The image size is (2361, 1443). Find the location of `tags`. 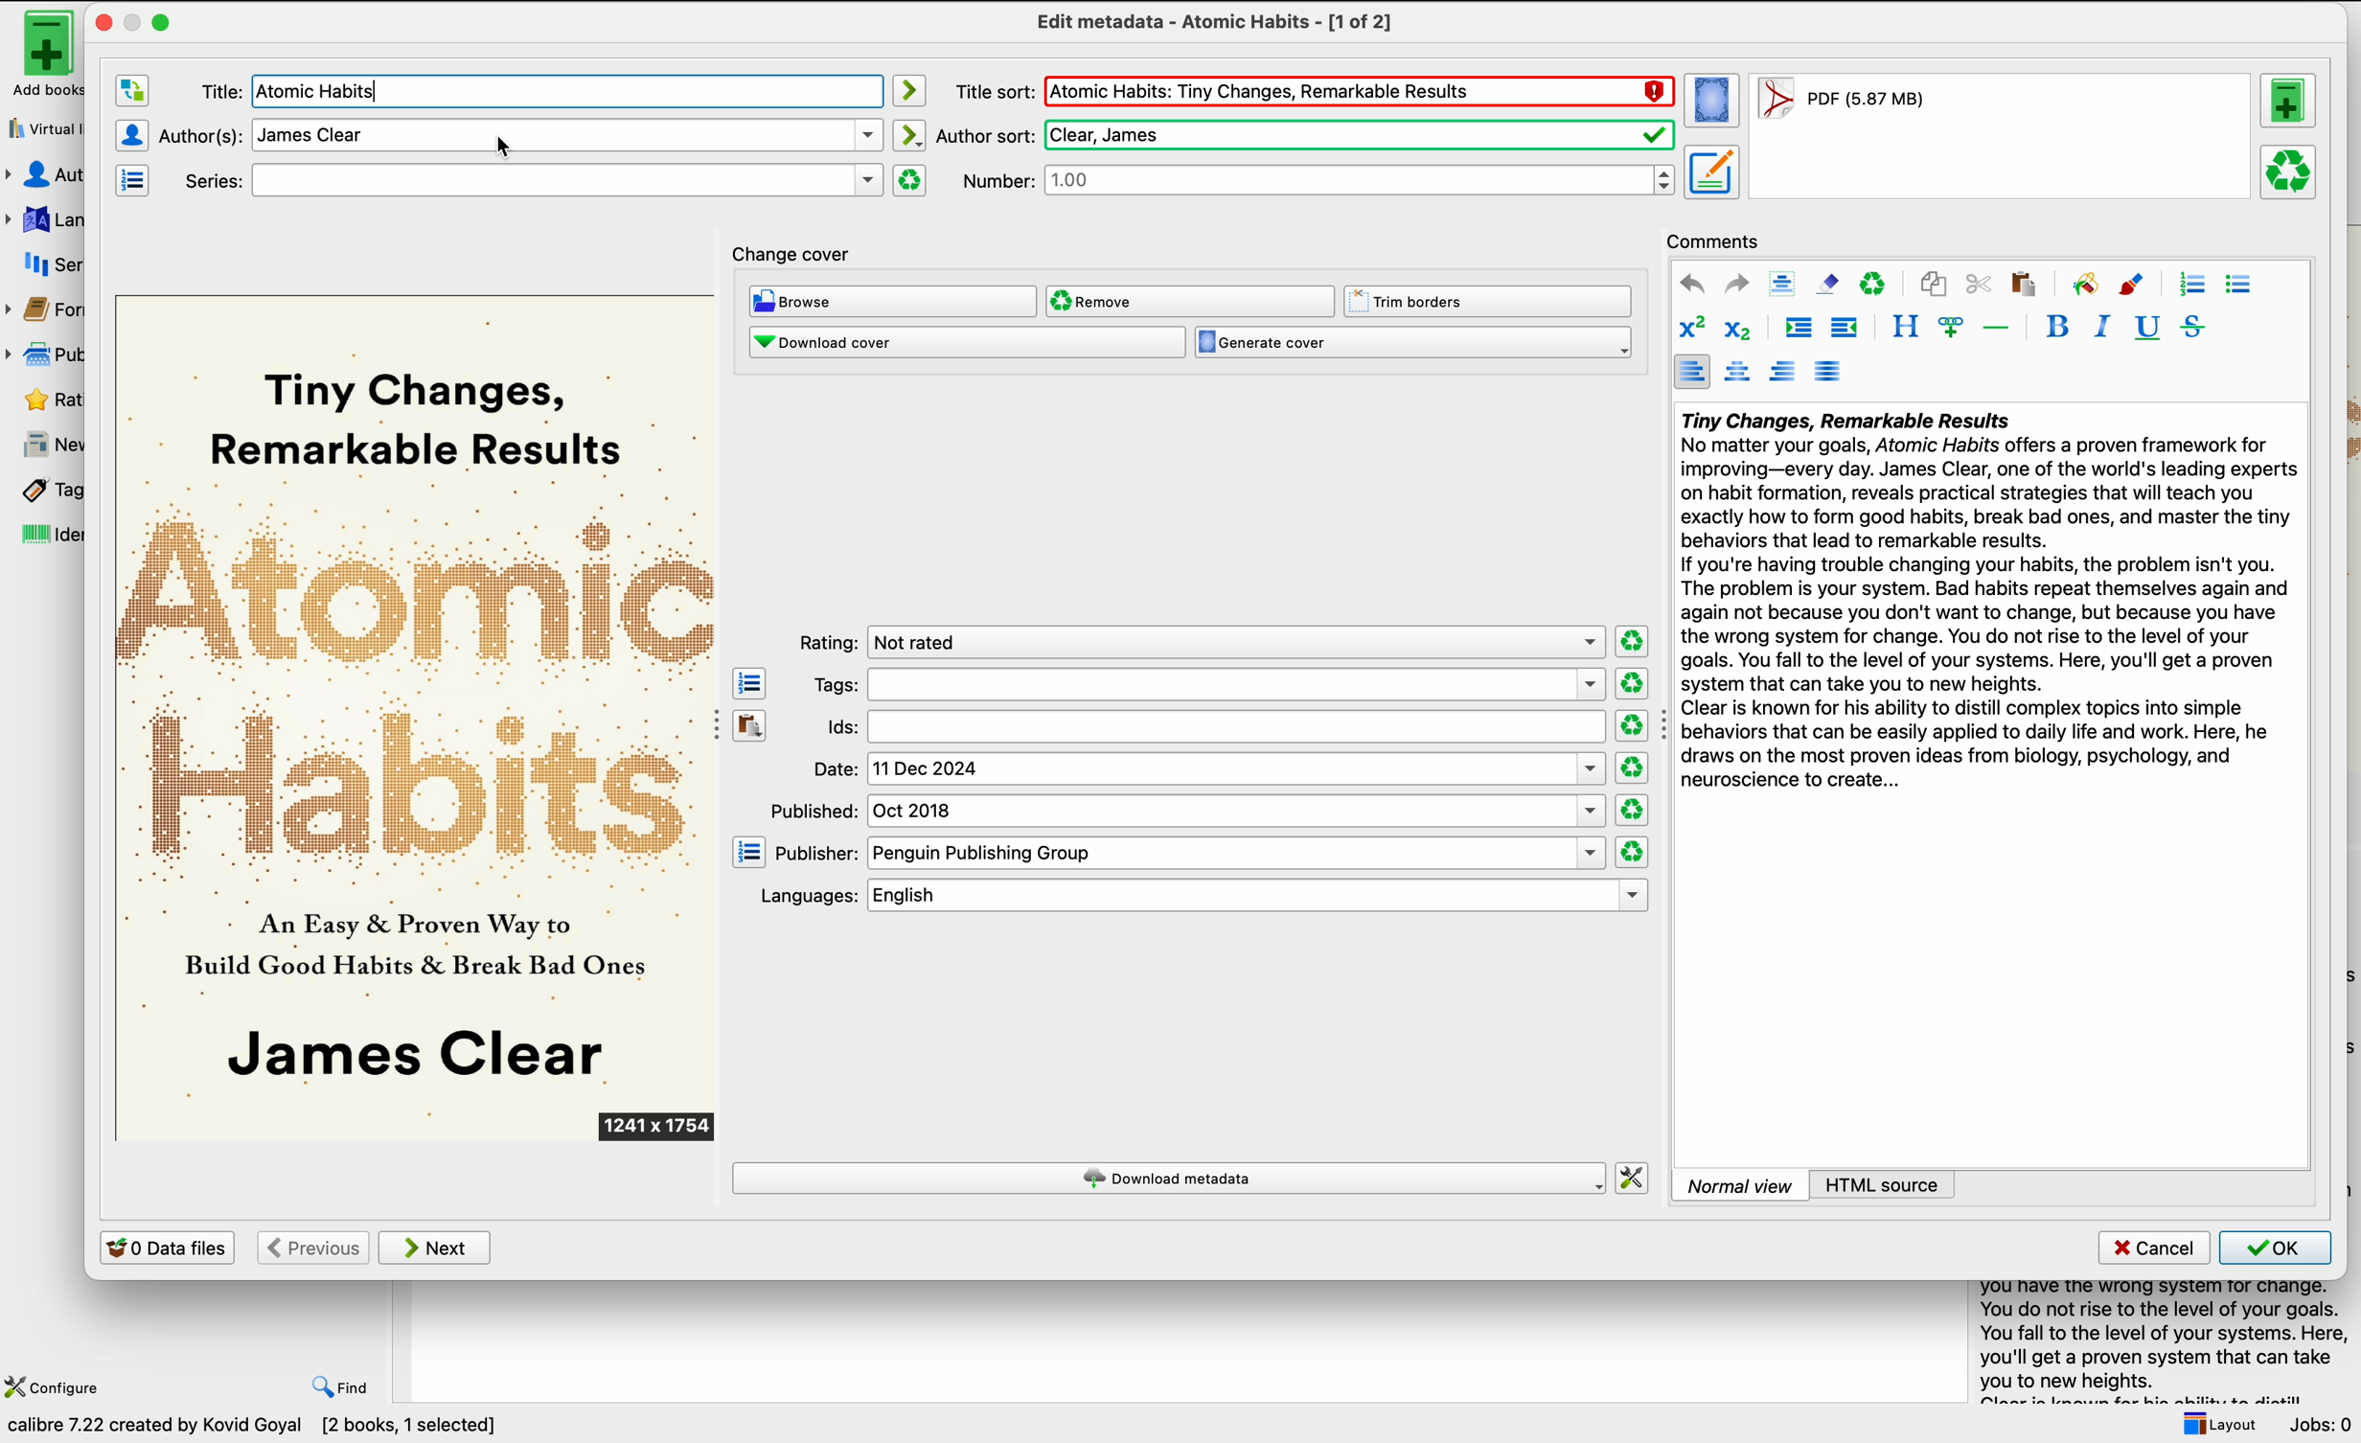

tags is located at coordinates (1205, 685).